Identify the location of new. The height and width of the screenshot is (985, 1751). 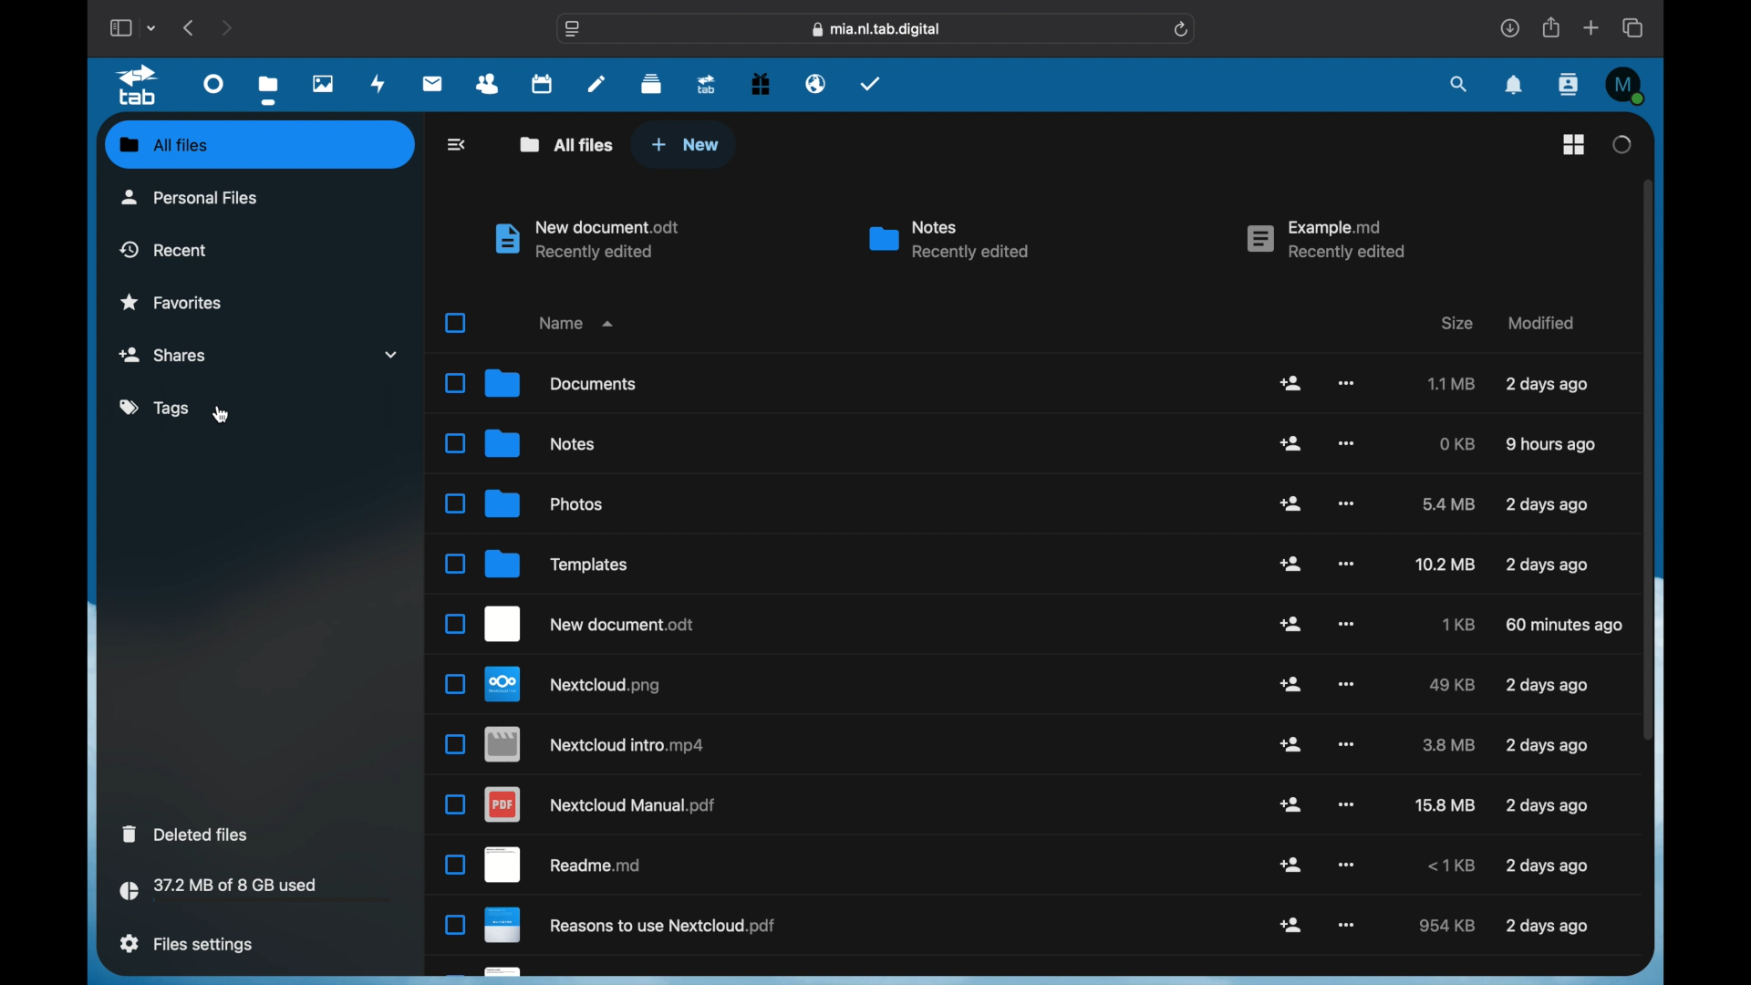
(685, 144).